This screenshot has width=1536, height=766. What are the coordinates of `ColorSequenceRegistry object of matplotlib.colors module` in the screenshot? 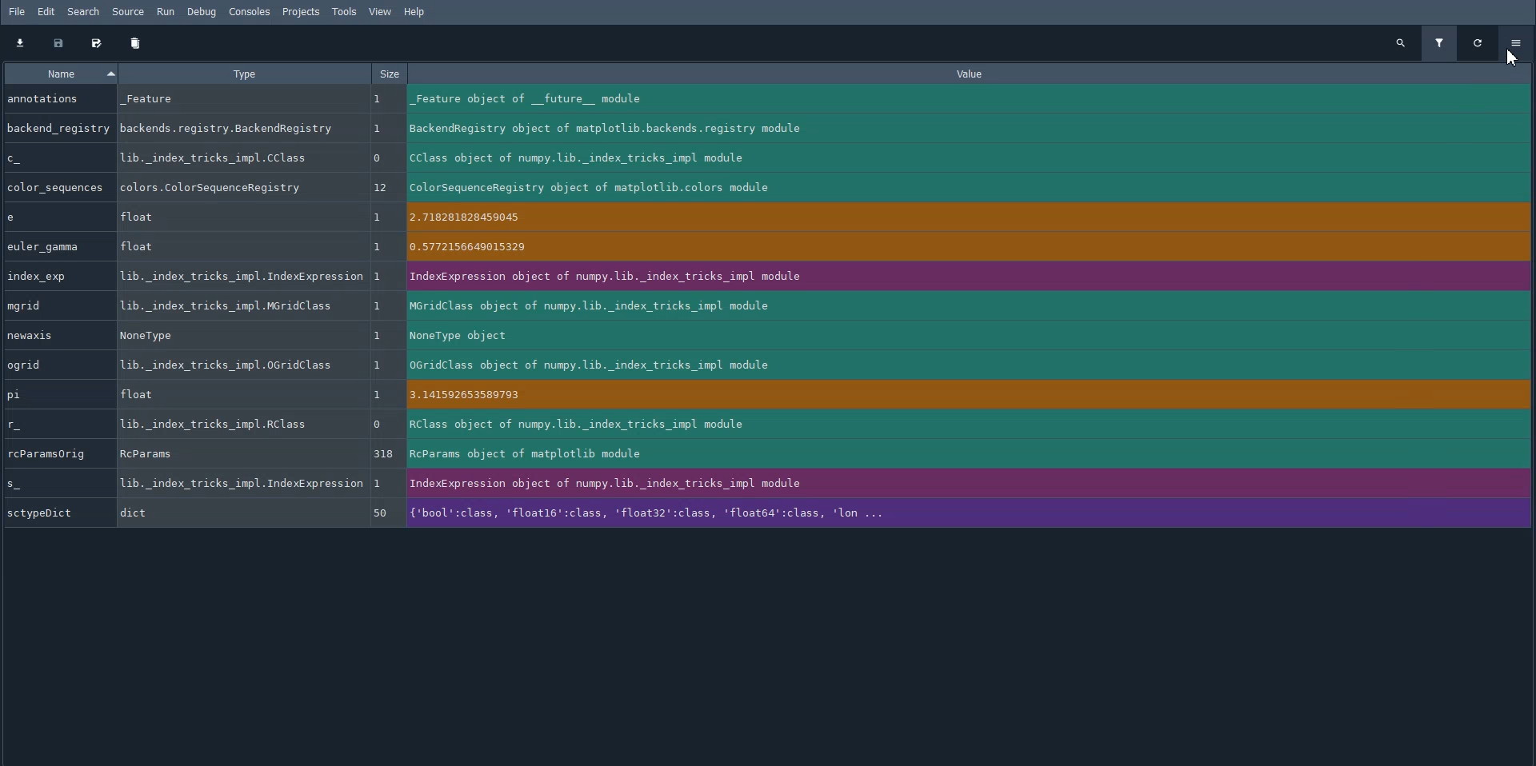 It's located at (966, 187).